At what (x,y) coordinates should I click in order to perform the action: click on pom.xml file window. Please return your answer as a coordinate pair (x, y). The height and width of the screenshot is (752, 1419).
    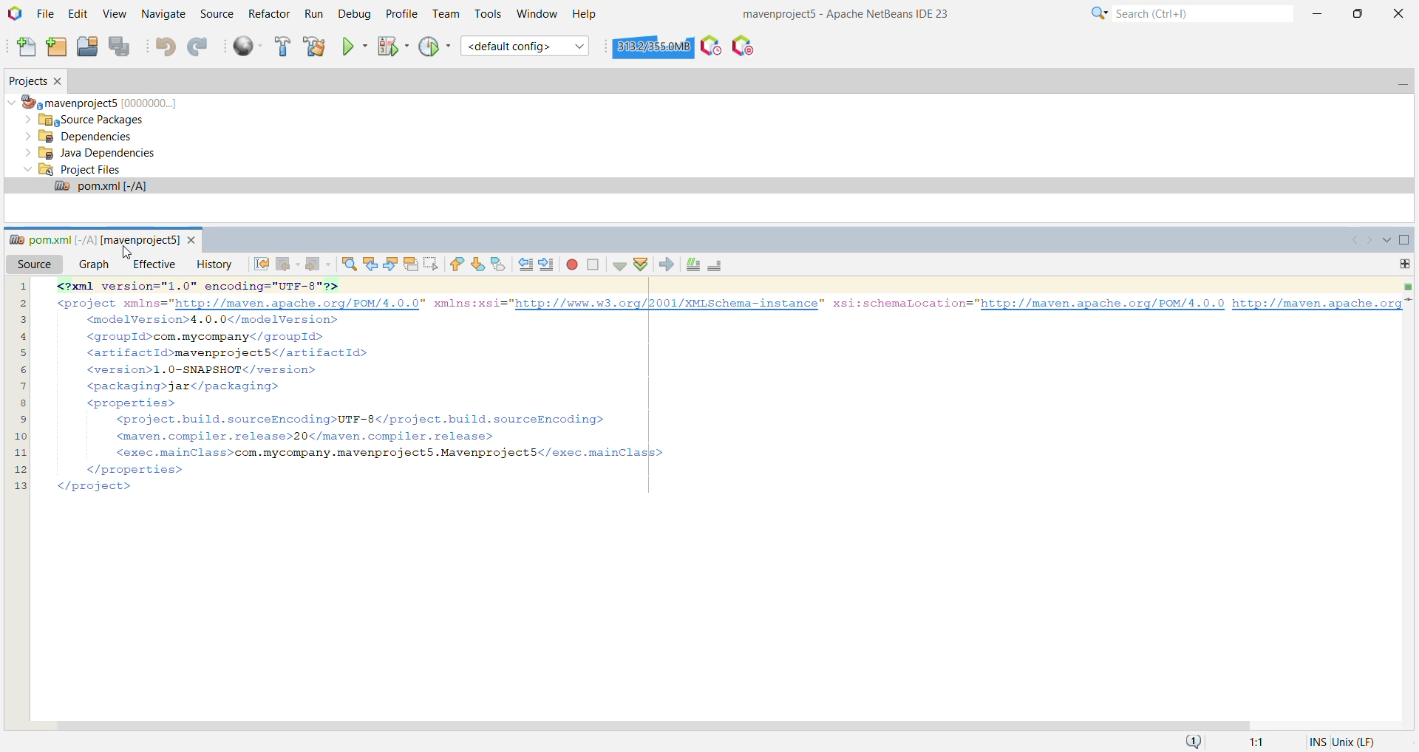
    Looking at the image, I should click on (93, 238).